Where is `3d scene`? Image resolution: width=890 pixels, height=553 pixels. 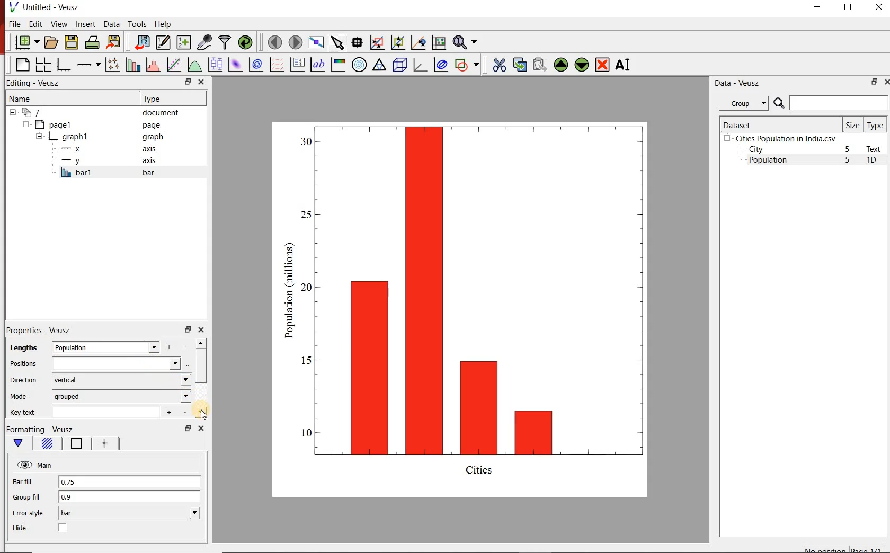
3d scene is located at coordinates (399, 64).